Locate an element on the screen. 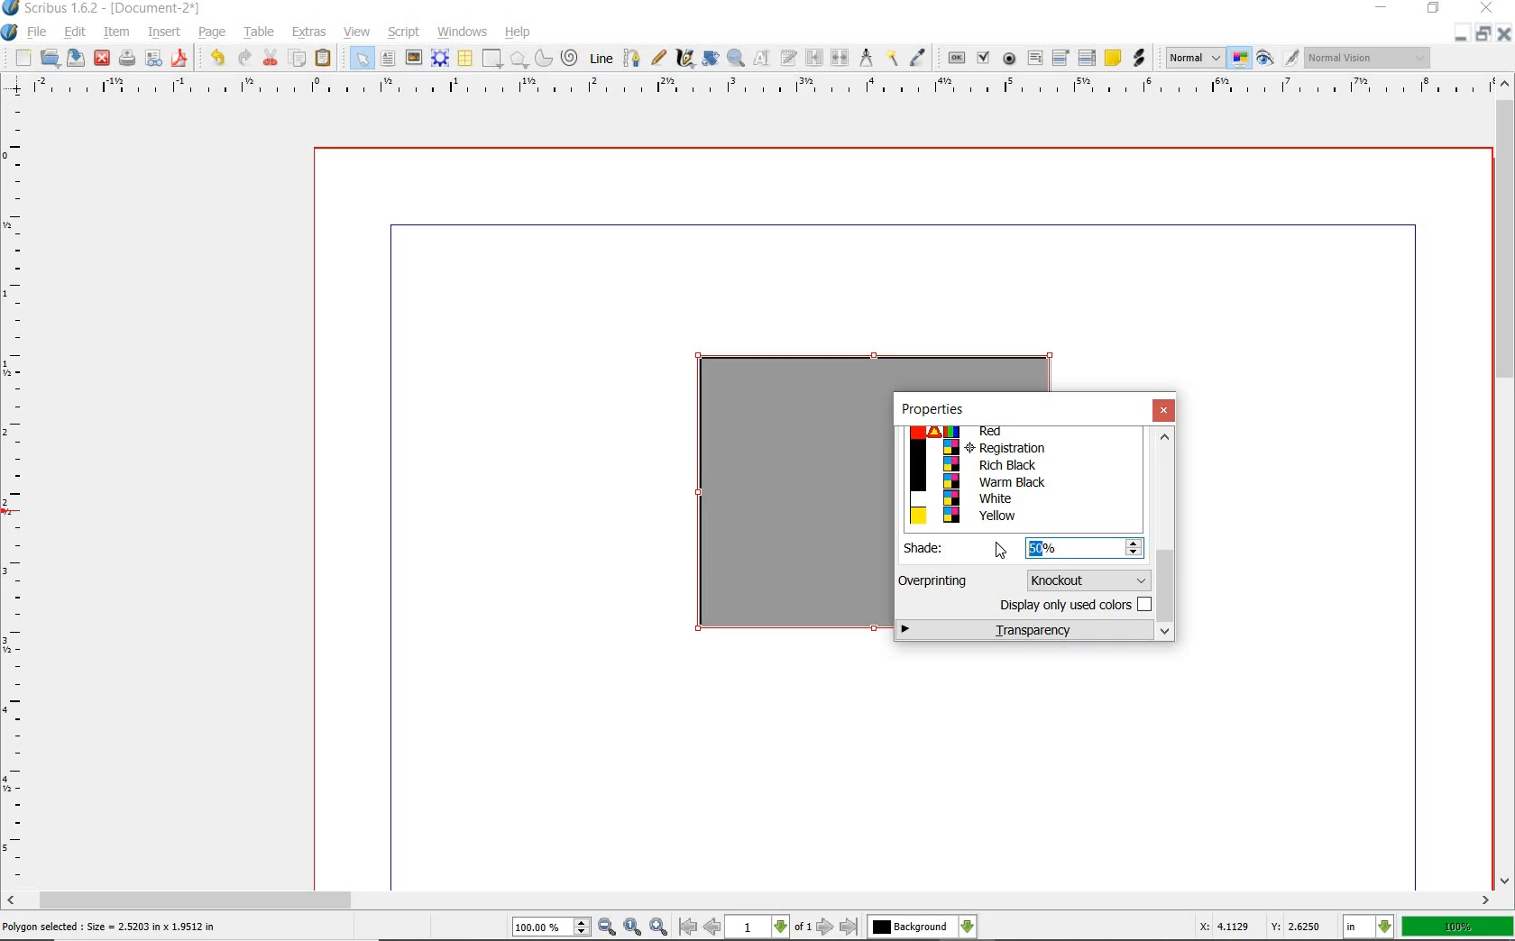 The width and height of the screenshot is (1515, 941). select current zoom level is located at coordinates (551, 928).